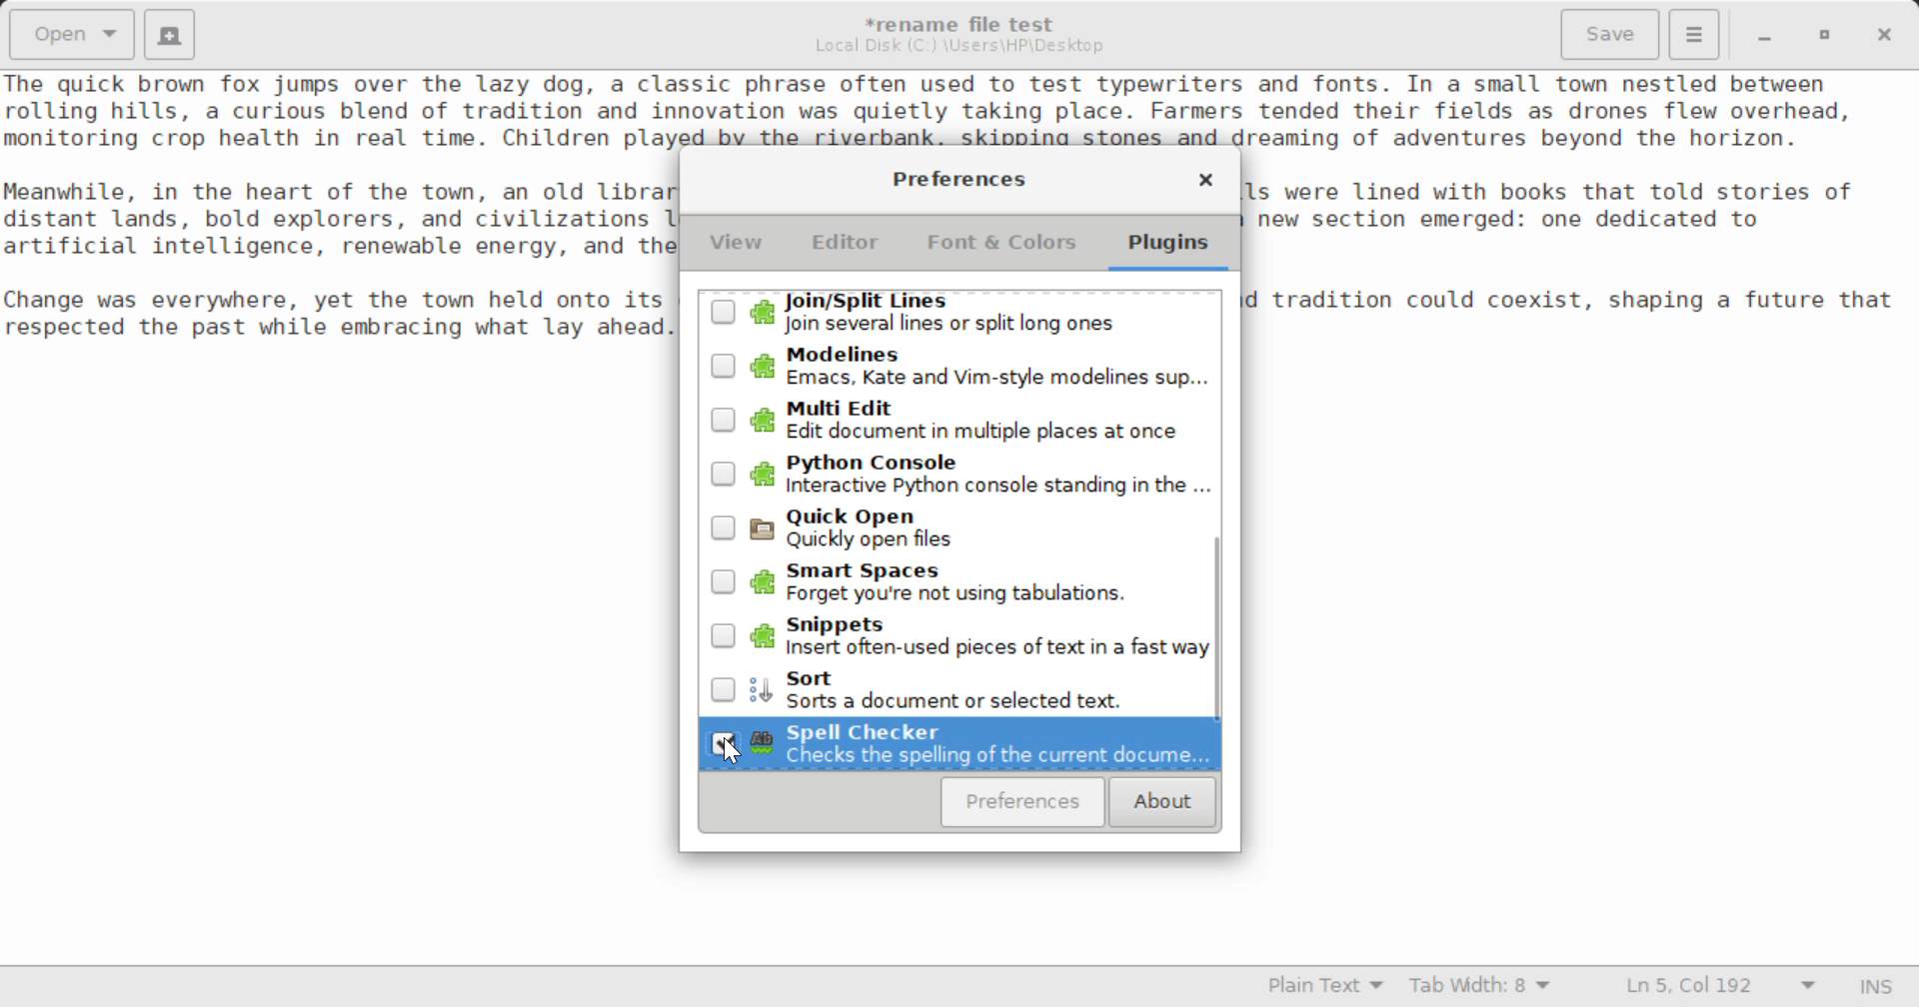 This screenshot has height=1007, width=1919. I want to click on Snippets Plugin Button Unselected, so click(960, 633).